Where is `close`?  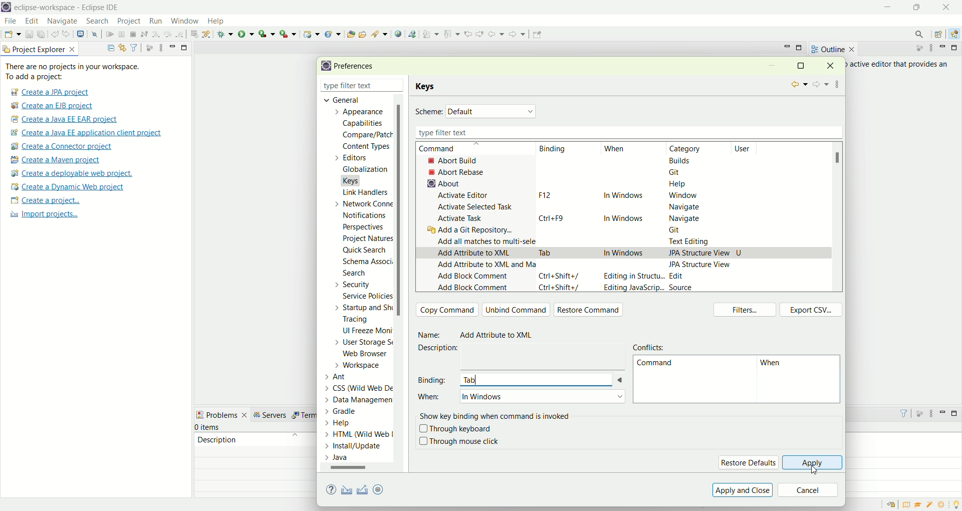
close is located at coordinates (400, 86).